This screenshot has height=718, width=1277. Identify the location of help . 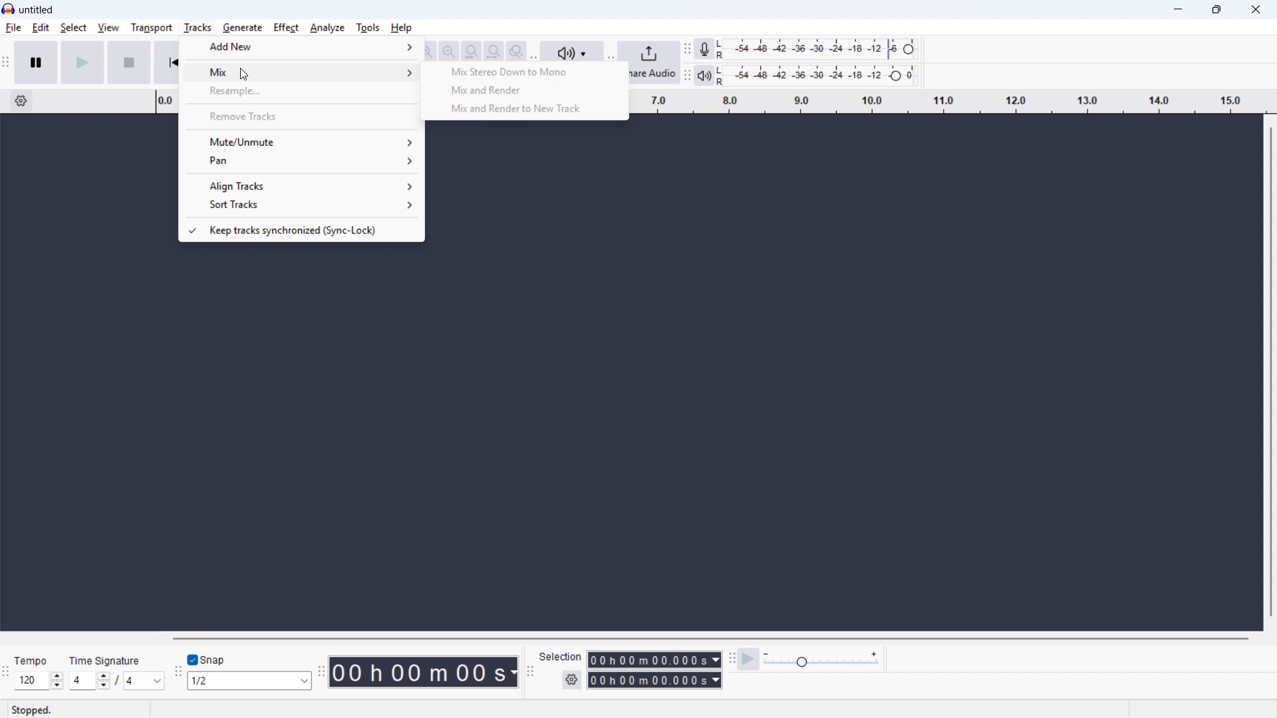
(402, 28).